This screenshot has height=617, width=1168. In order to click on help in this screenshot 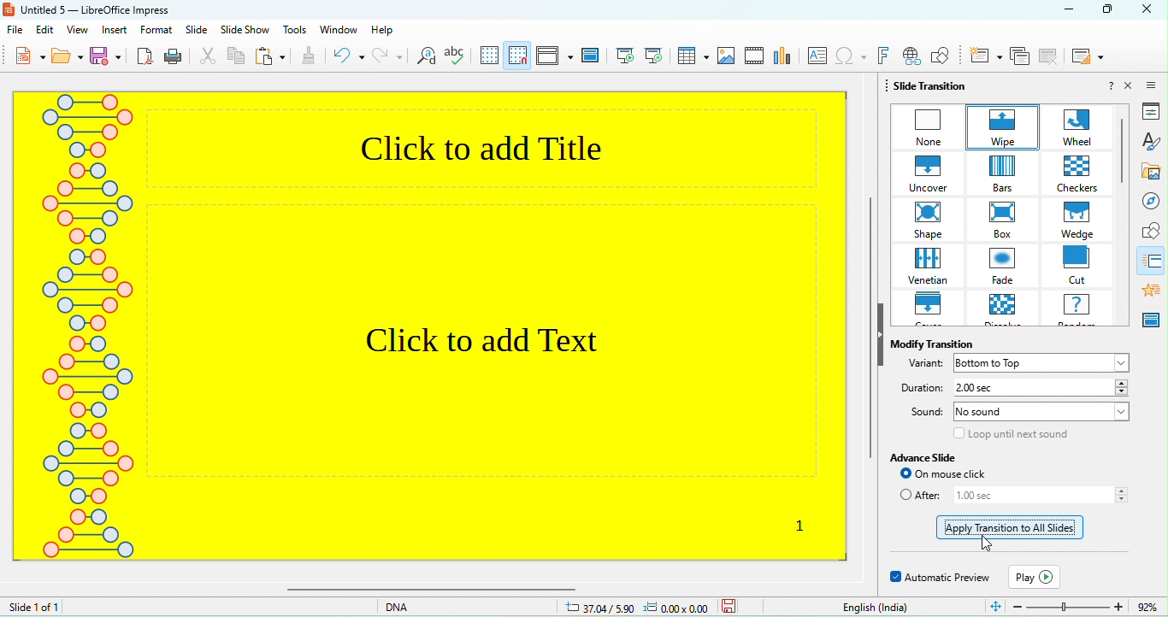, I will do `click(394, 32)`.